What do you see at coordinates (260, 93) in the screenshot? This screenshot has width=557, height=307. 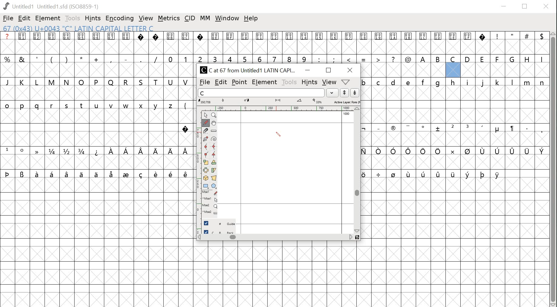 I see `word list input field` at bounding box center [260, 93].